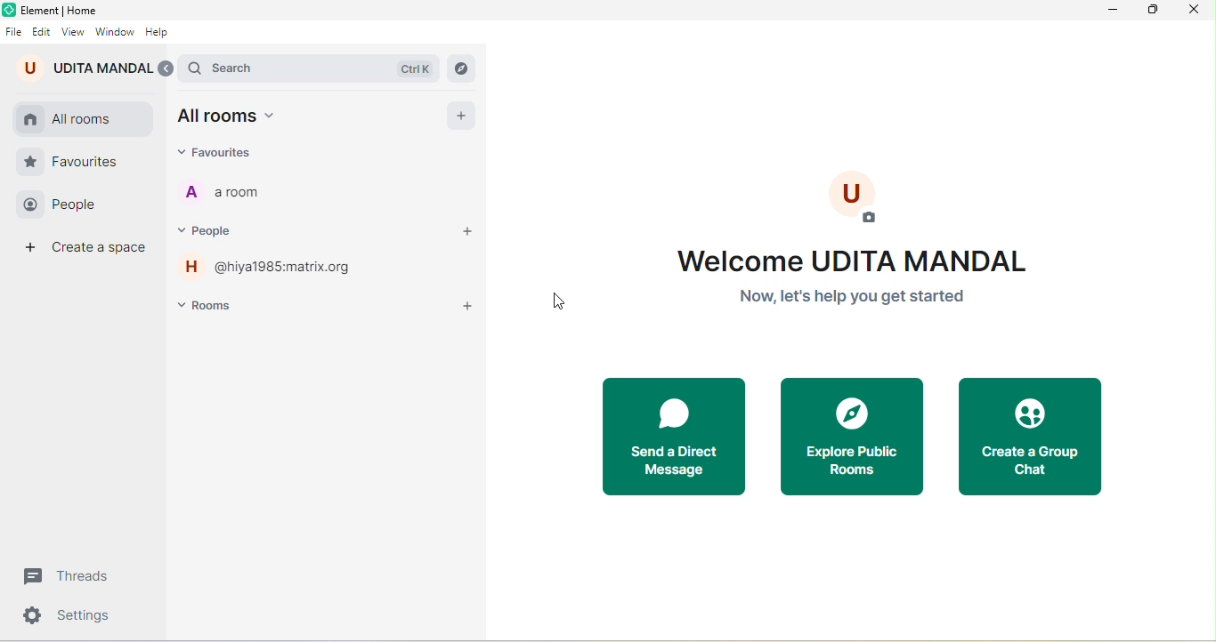 The width and height of the screenshot is (1216, 642). What do you see at coordinates (73, 162) in the screenshot?
I see `favorites` at bounding box center [73, 162].